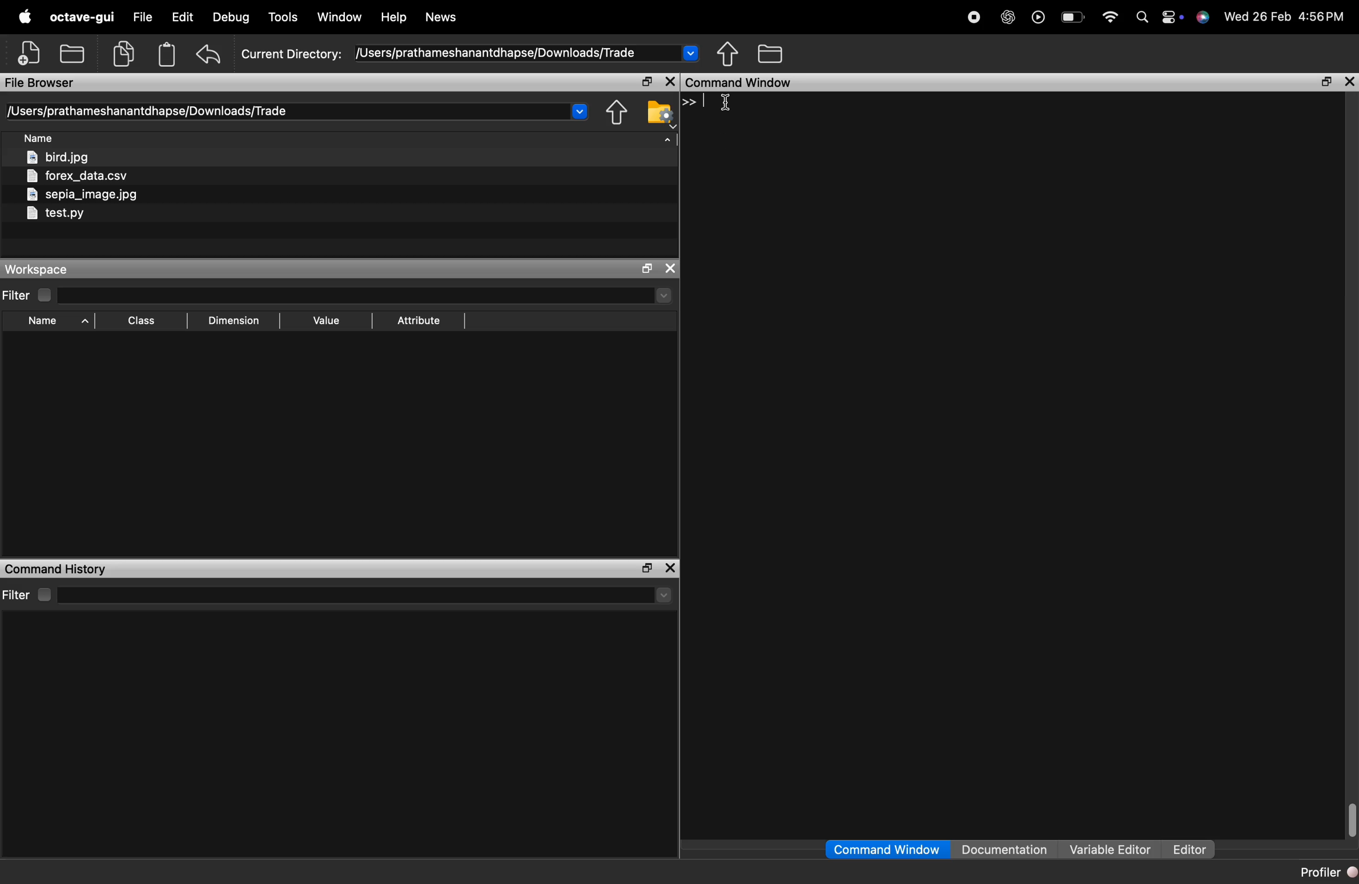  I want to click on bird.jpg, so click(57, 156).